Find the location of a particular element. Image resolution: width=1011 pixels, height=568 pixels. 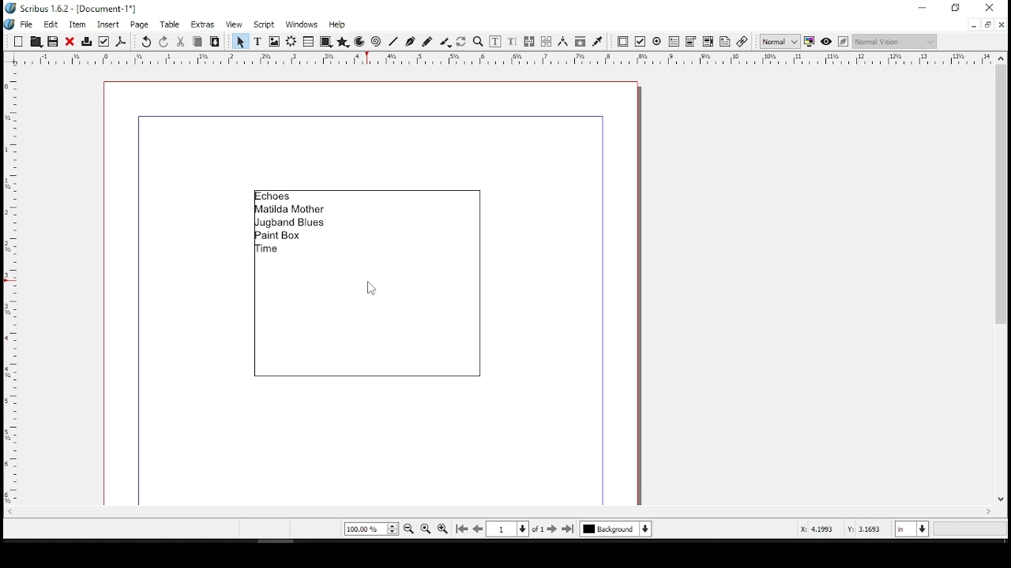

rotate item is located at coordinates (462, 41).